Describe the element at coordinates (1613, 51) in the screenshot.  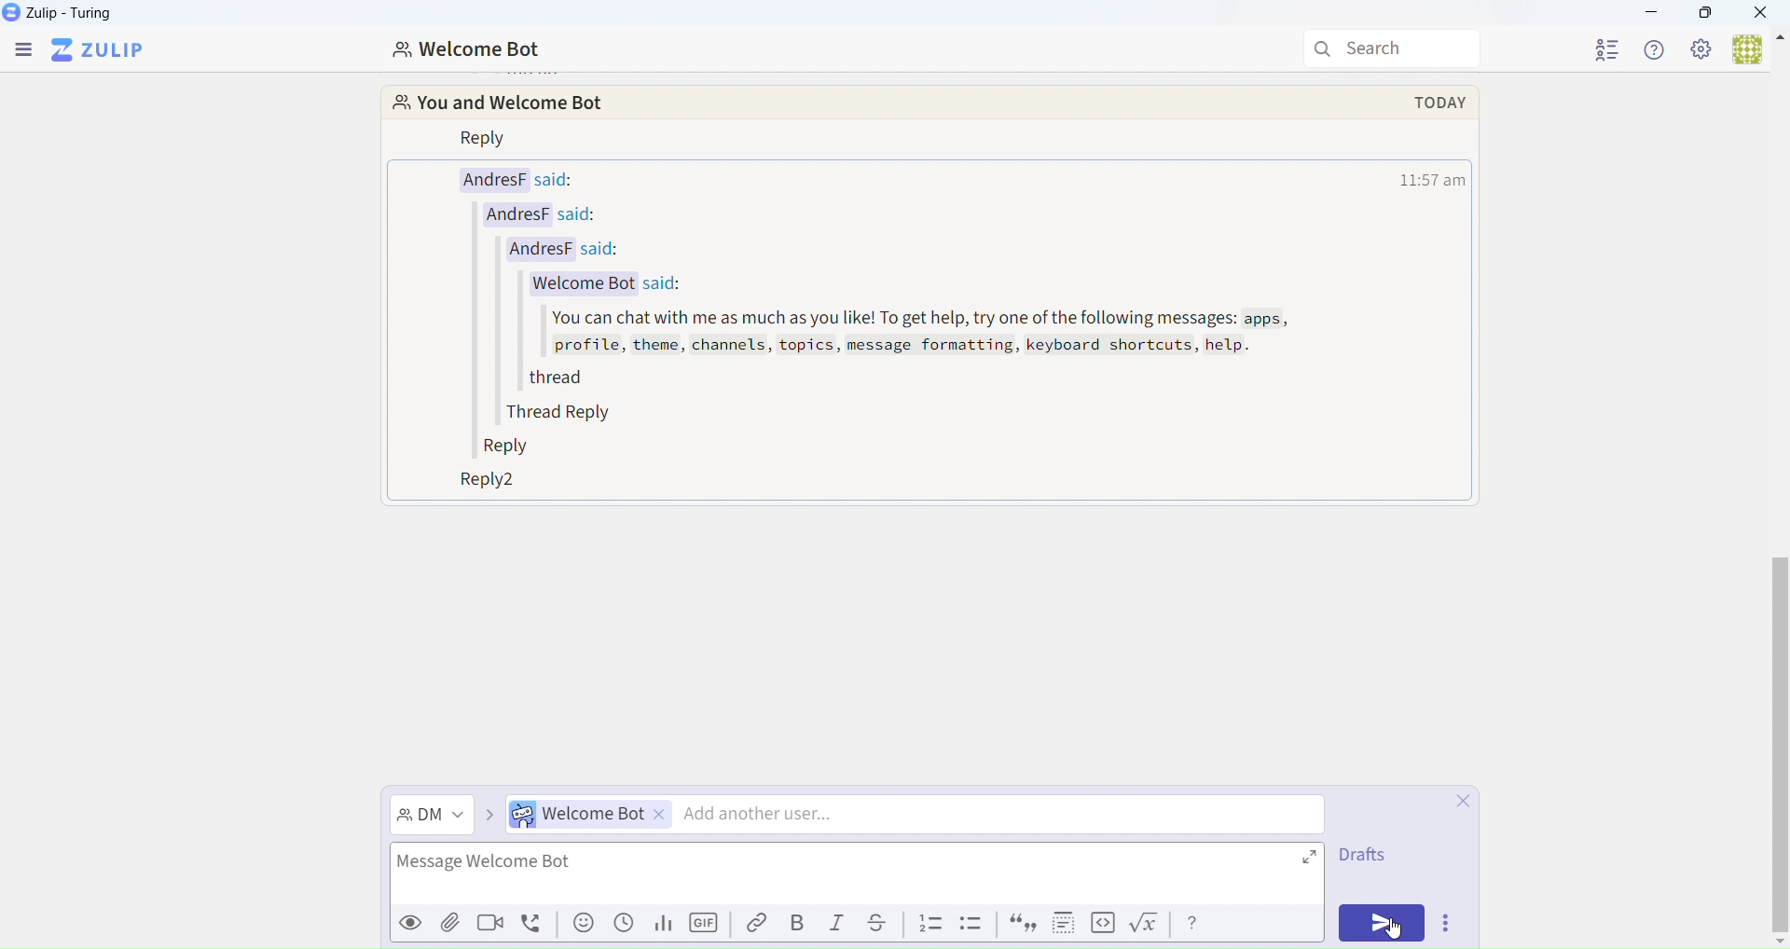
I see `User List` at that location.